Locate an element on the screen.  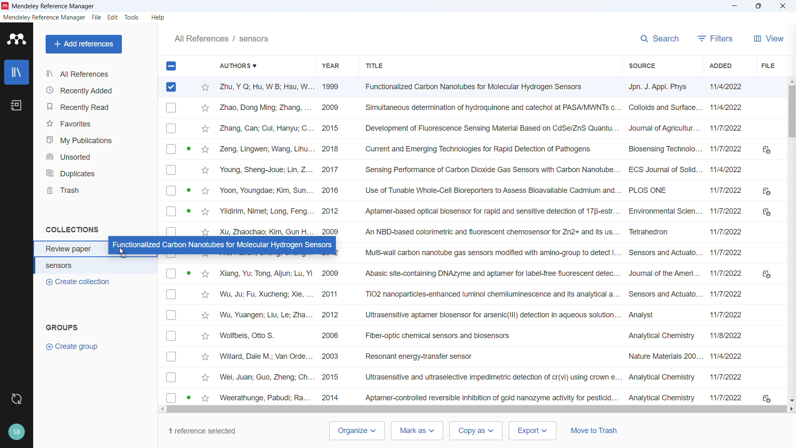
Collection 2  is located at coordinates (97, 266).